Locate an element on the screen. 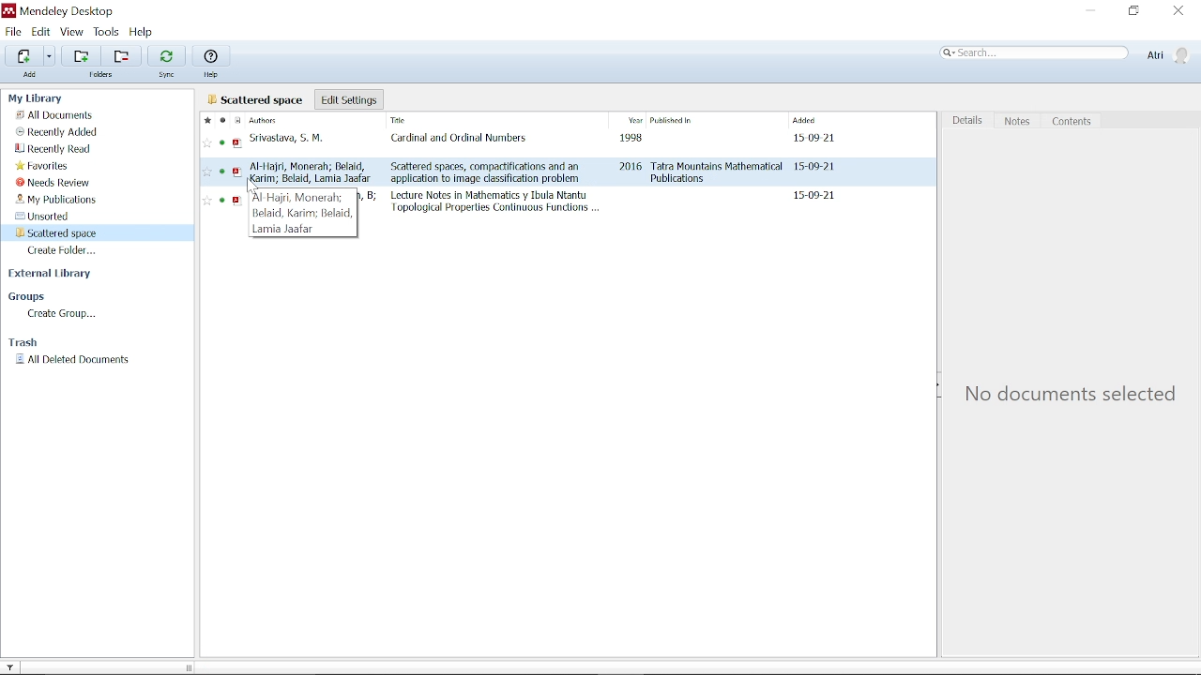   is located at coordinates (974, 121).